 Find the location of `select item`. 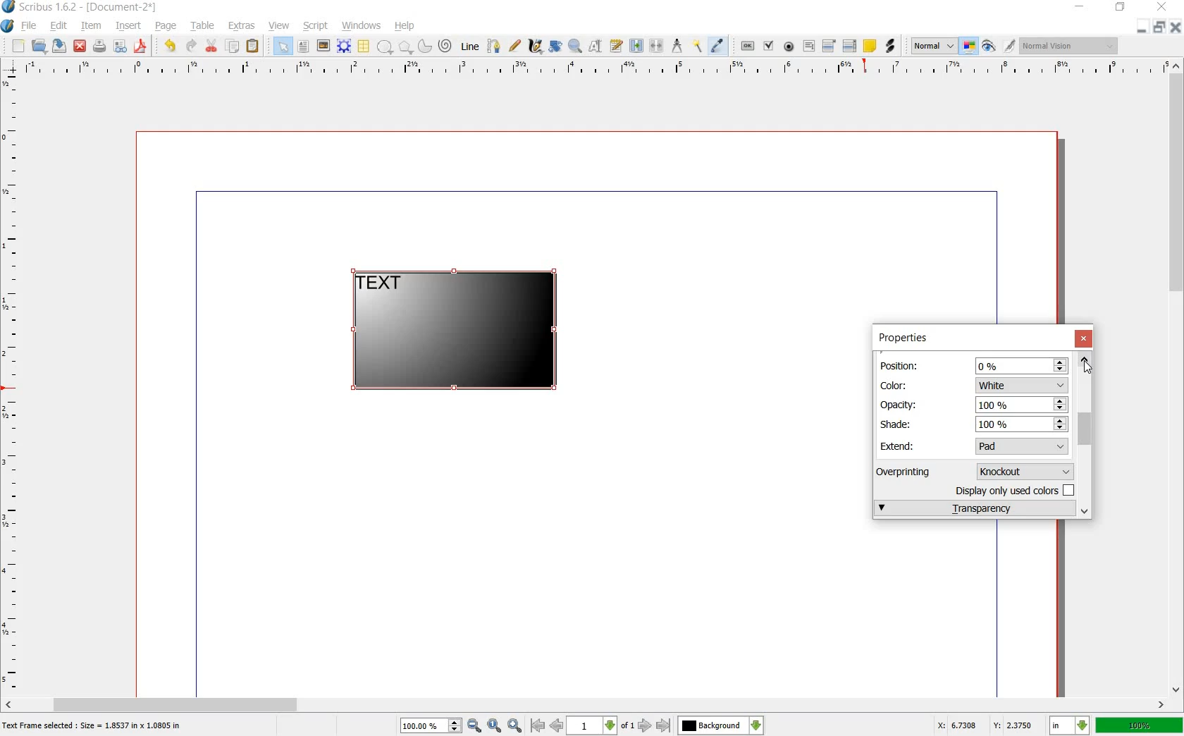

select item is located at coordinates (283, 46).